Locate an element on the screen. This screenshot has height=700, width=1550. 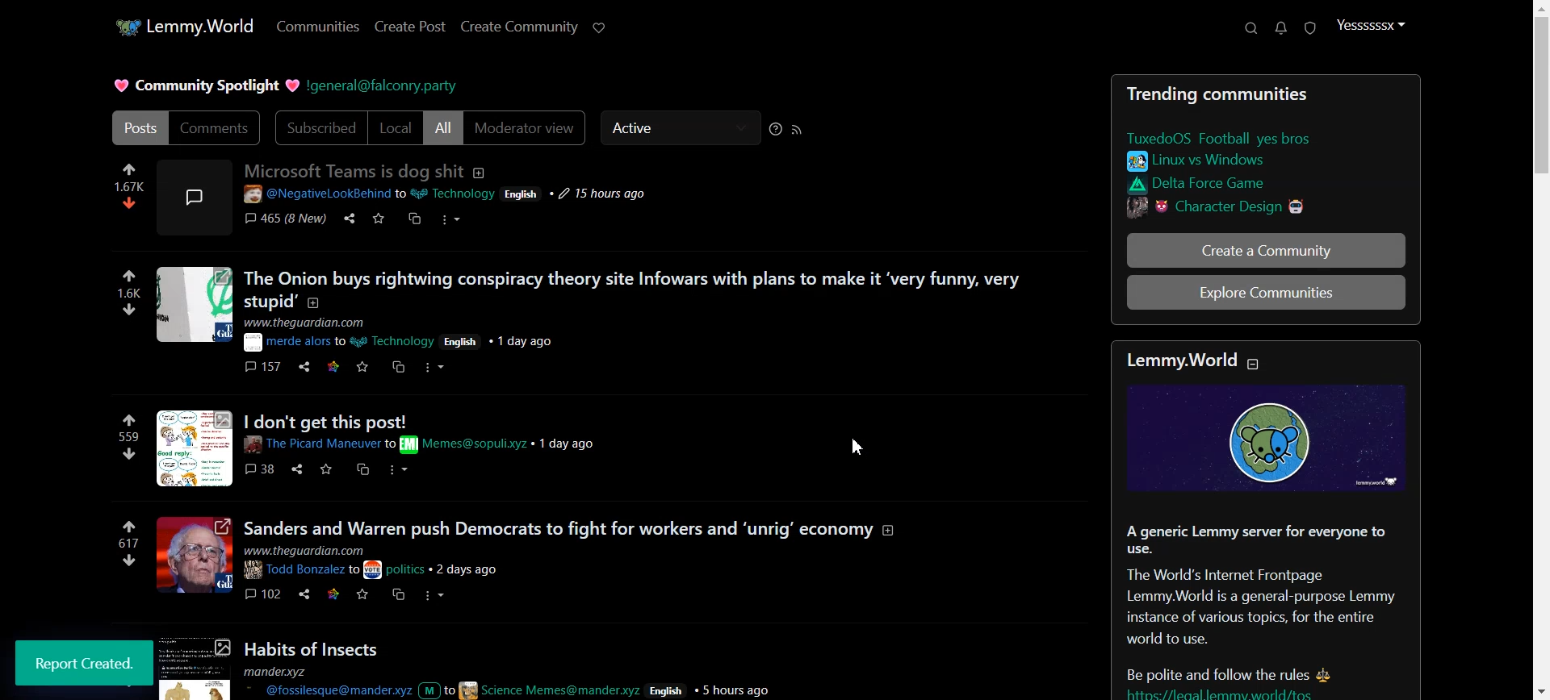
dislike is located at coordinates (131, 202).